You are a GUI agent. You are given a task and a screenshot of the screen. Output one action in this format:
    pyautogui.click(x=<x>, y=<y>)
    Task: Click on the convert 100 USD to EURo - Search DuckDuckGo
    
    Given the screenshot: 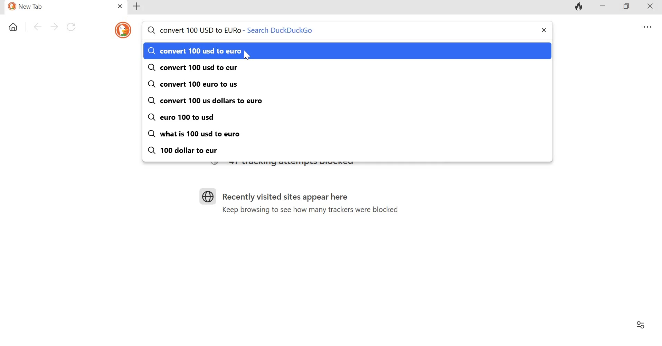 What is the action you would take?
    pyautogui.click(x=233, y=30)
    